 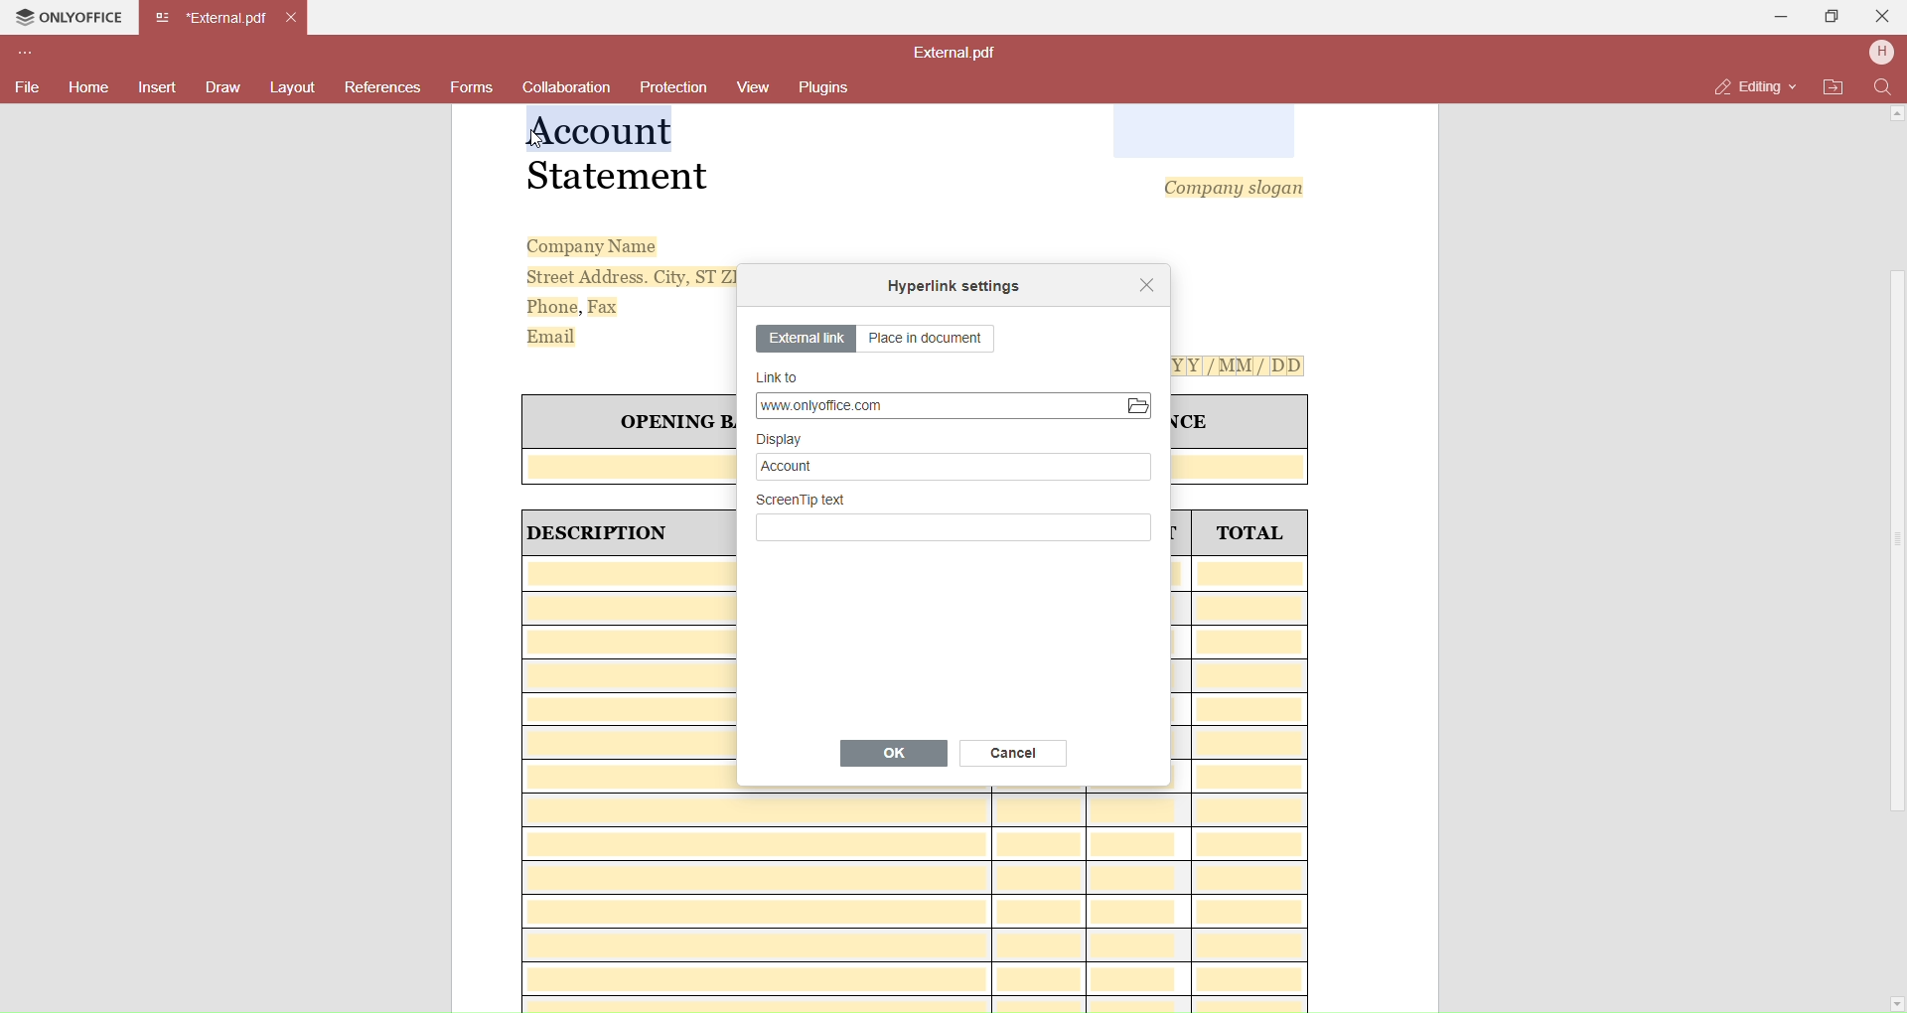 What do you see at coordinates (954, 526) in the screenshot?
I see `Write Screentp` at bounding box center [954, 526].